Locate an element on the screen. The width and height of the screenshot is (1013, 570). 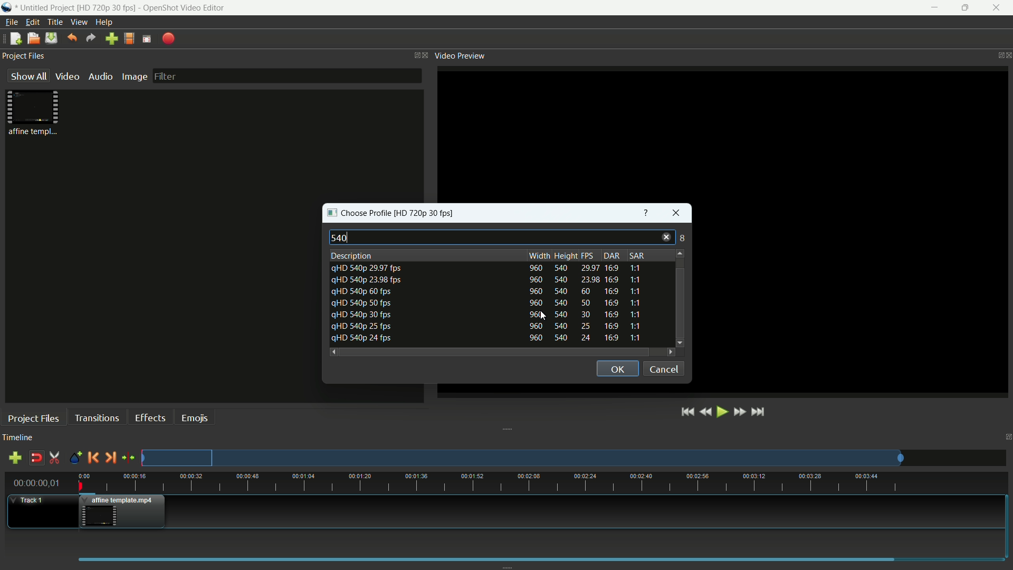
add track is located at coordinates (16, 458).